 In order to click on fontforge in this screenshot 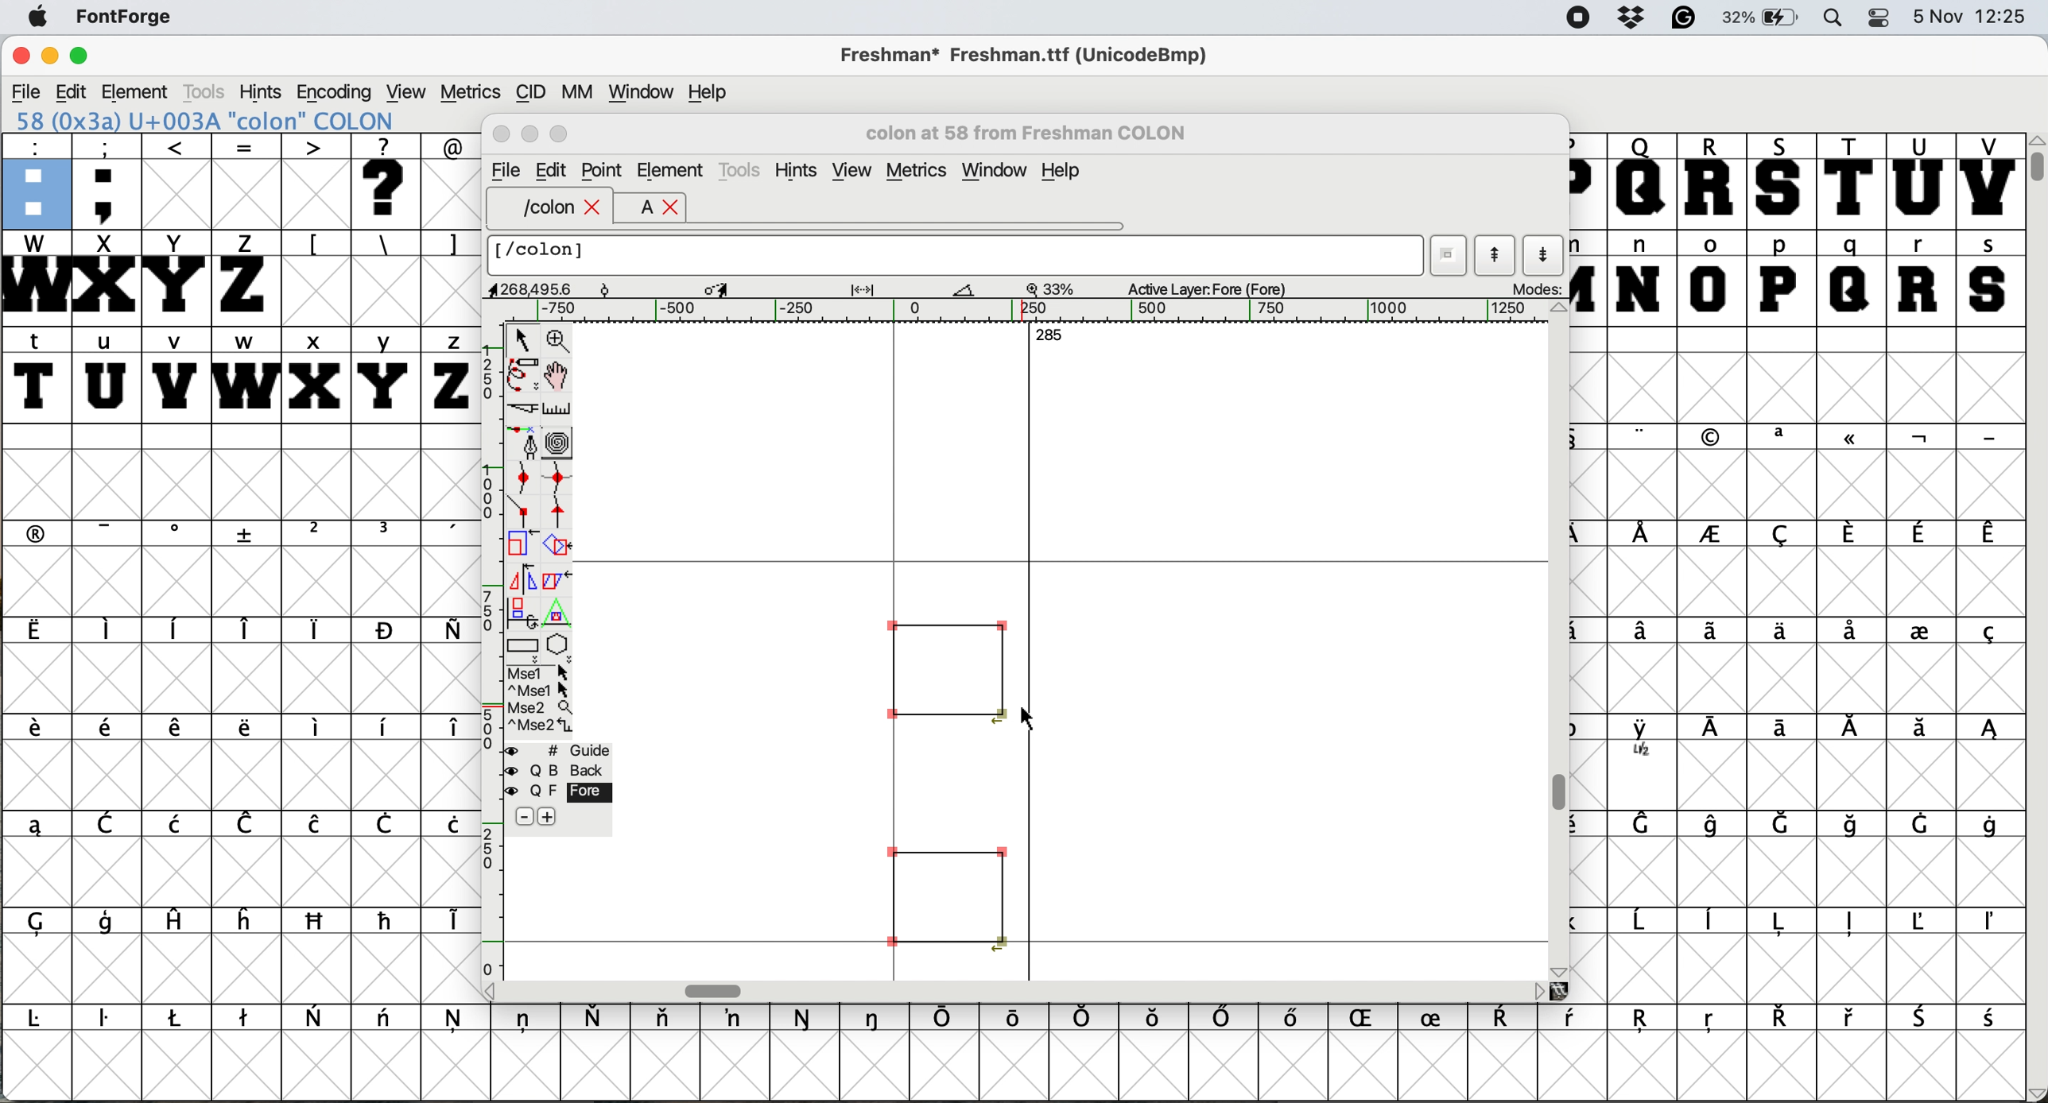, I will do `click(119, 18)`.